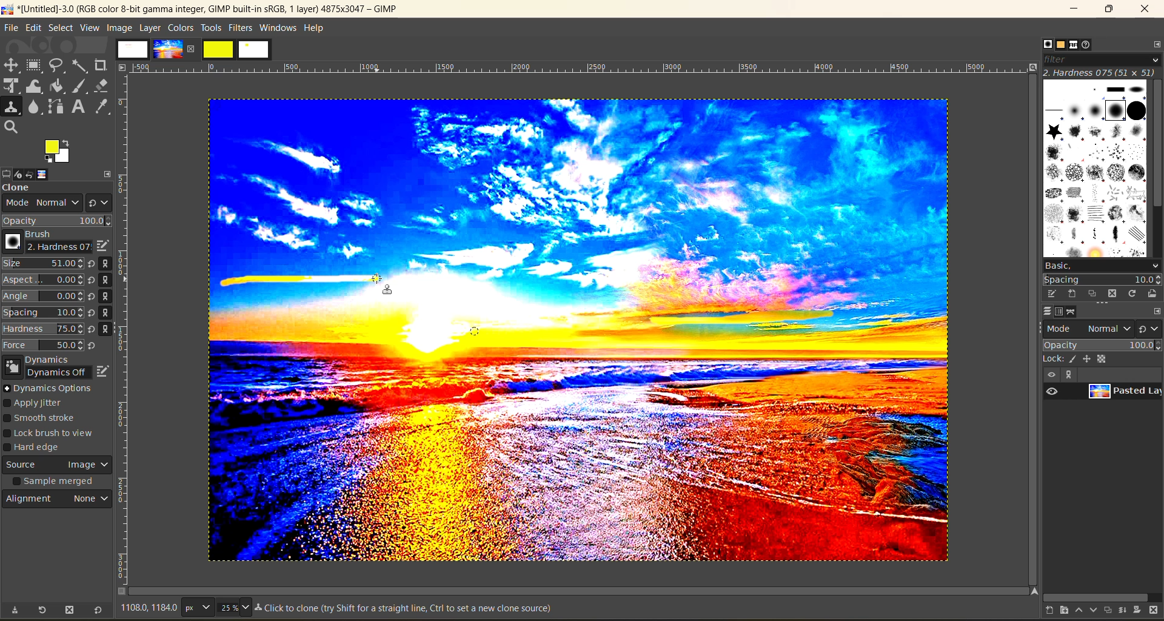 This screenshot has height=621, width=1164. I want to click on layer, so click(150, 27).